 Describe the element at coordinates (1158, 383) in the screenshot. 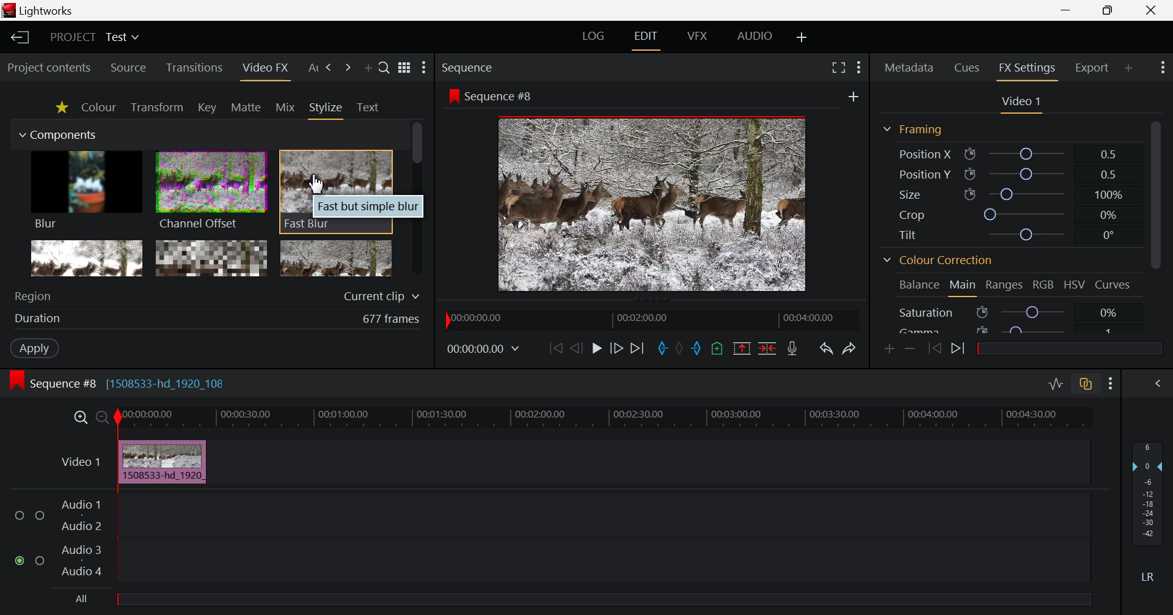

I see `Show Audio Mix` at that location.